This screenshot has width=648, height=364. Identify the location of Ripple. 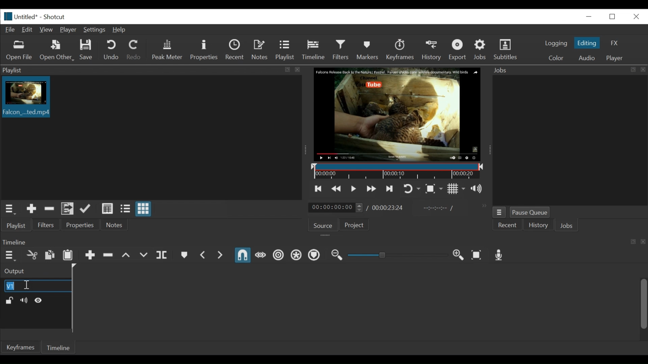
(278, 255).